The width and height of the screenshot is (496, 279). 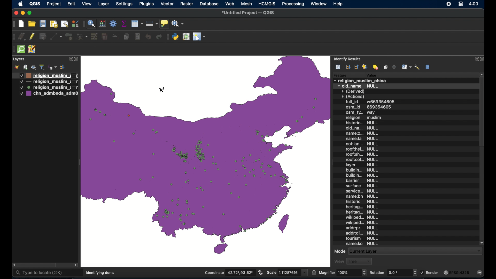 What do you see at coordinates (52, 67) in the screenshot?
I see `filter legend by expression` at bounding box center [52, 67].